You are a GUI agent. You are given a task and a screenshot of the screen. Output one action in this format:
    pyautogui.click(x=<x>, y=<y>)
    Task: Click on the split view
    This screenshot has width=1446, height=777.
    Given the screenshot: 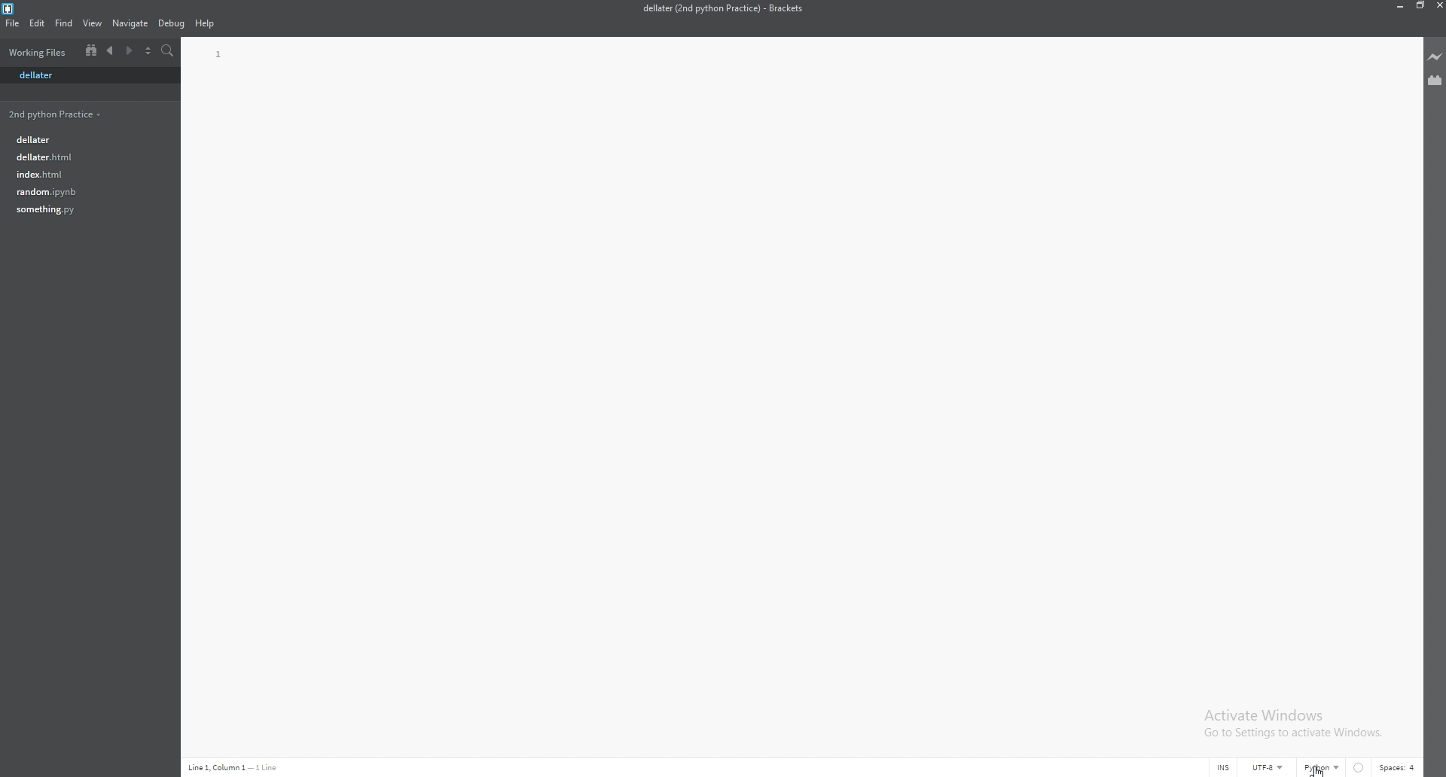 What is the action you would take?
    pyautogui.click(x=148, y=51)
    